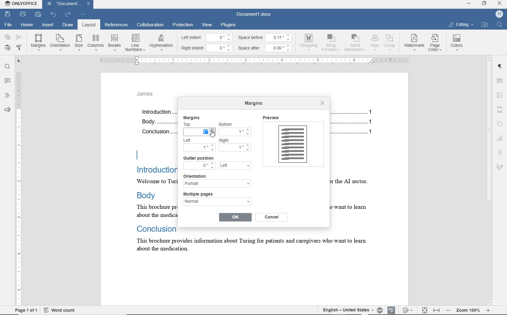  What do you see at coordinates (499, 14) in the screenshot?
I see `profile` at bounding box center [499, 14].